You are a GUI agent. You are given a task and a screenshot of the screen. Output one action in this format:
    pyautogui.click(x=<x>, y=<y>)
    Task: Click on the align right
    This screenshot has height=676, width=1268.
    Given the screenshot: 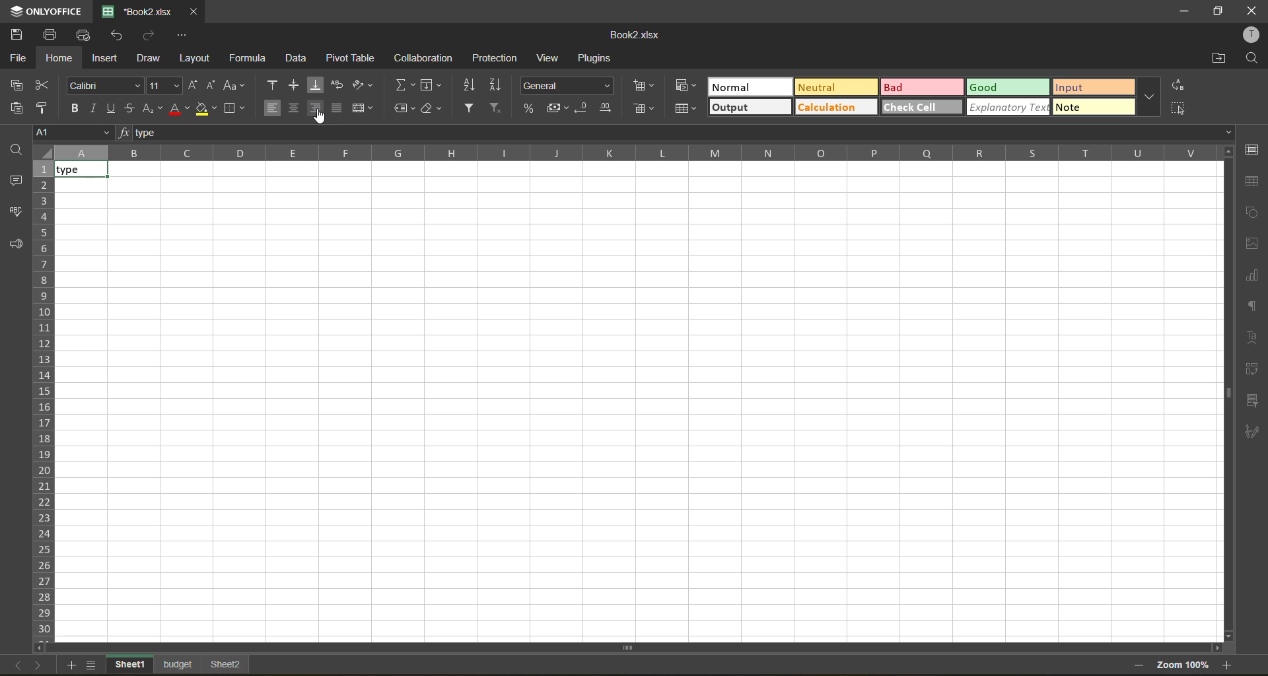 What is the action you would take?
    pyautogui.click(x=316, y=109)
    